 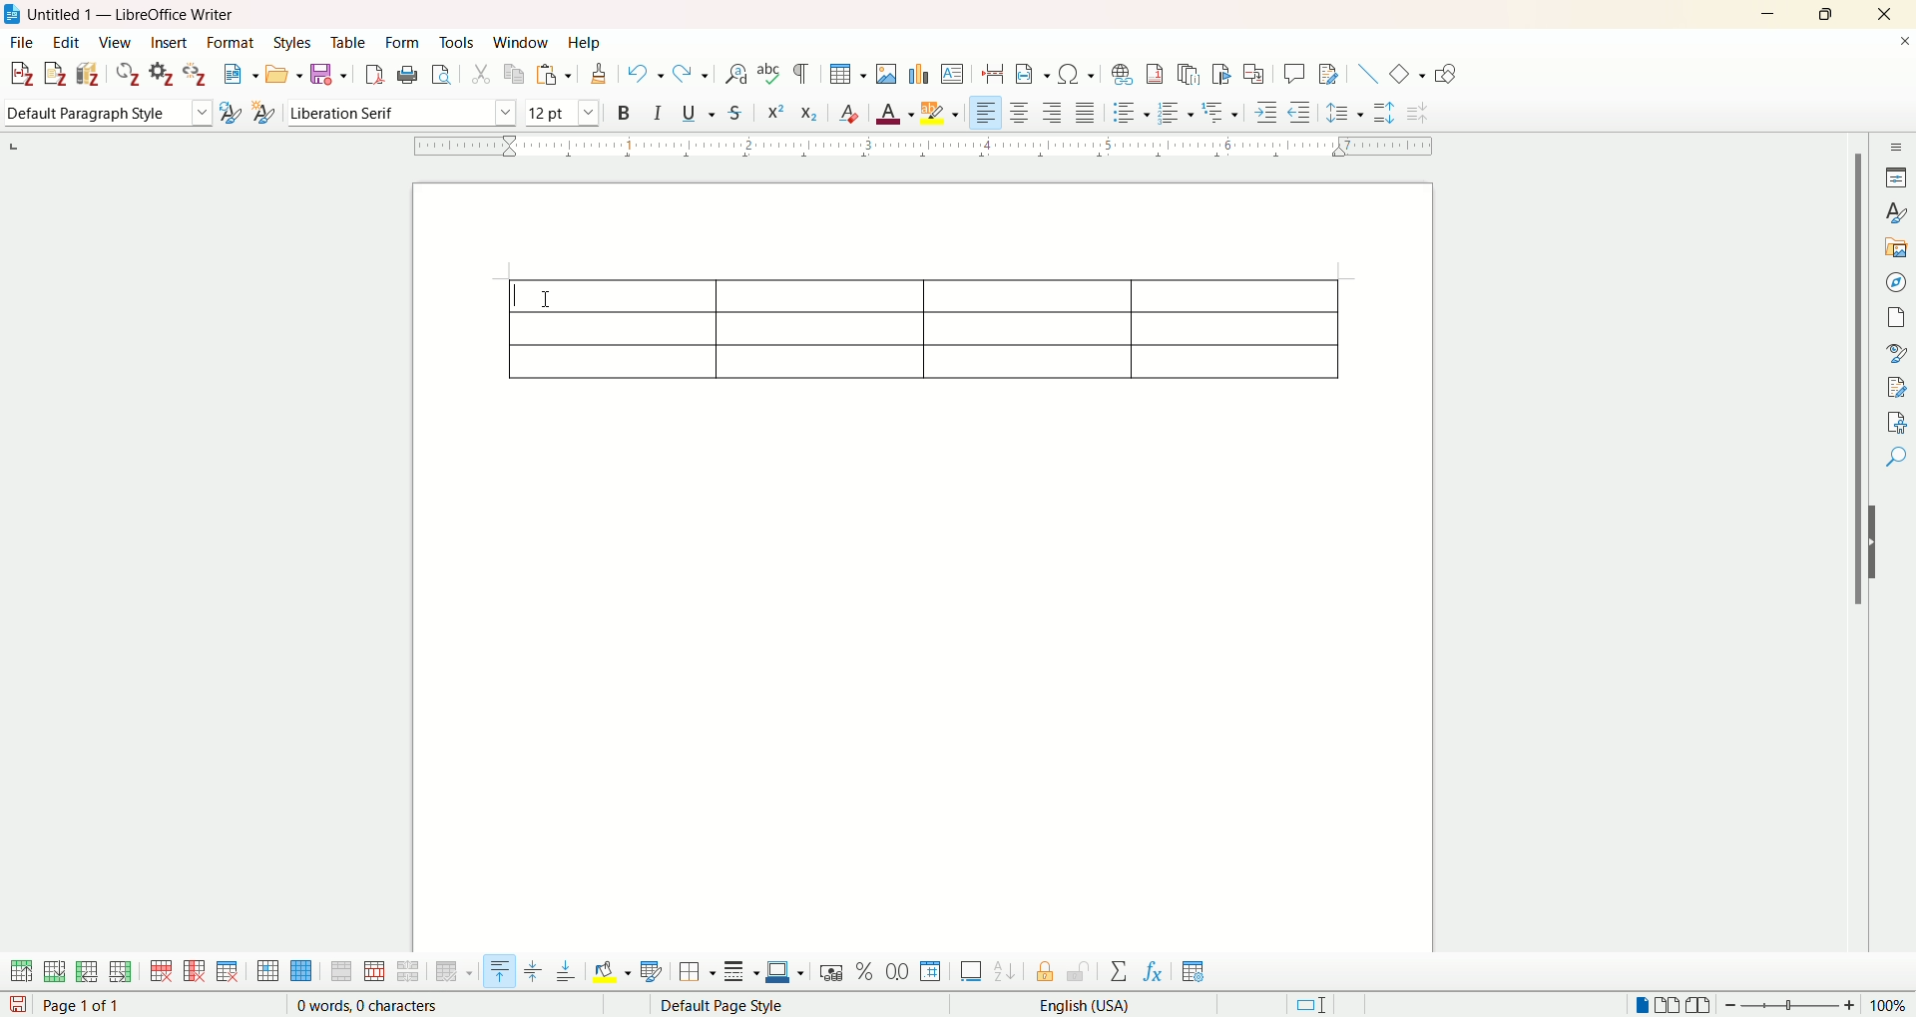 I want to click on styles, so click(x=295, y=43).